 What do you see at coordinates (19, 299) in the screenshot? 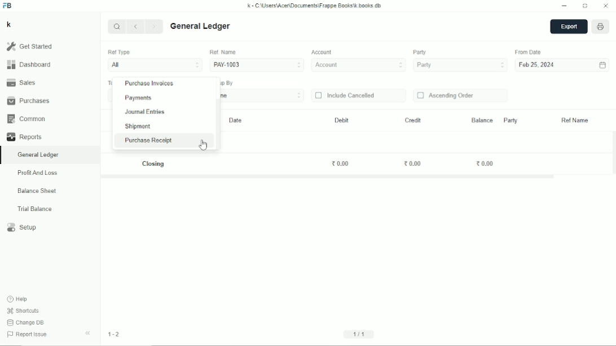
I see `Help` at bounding box center [19, 299].